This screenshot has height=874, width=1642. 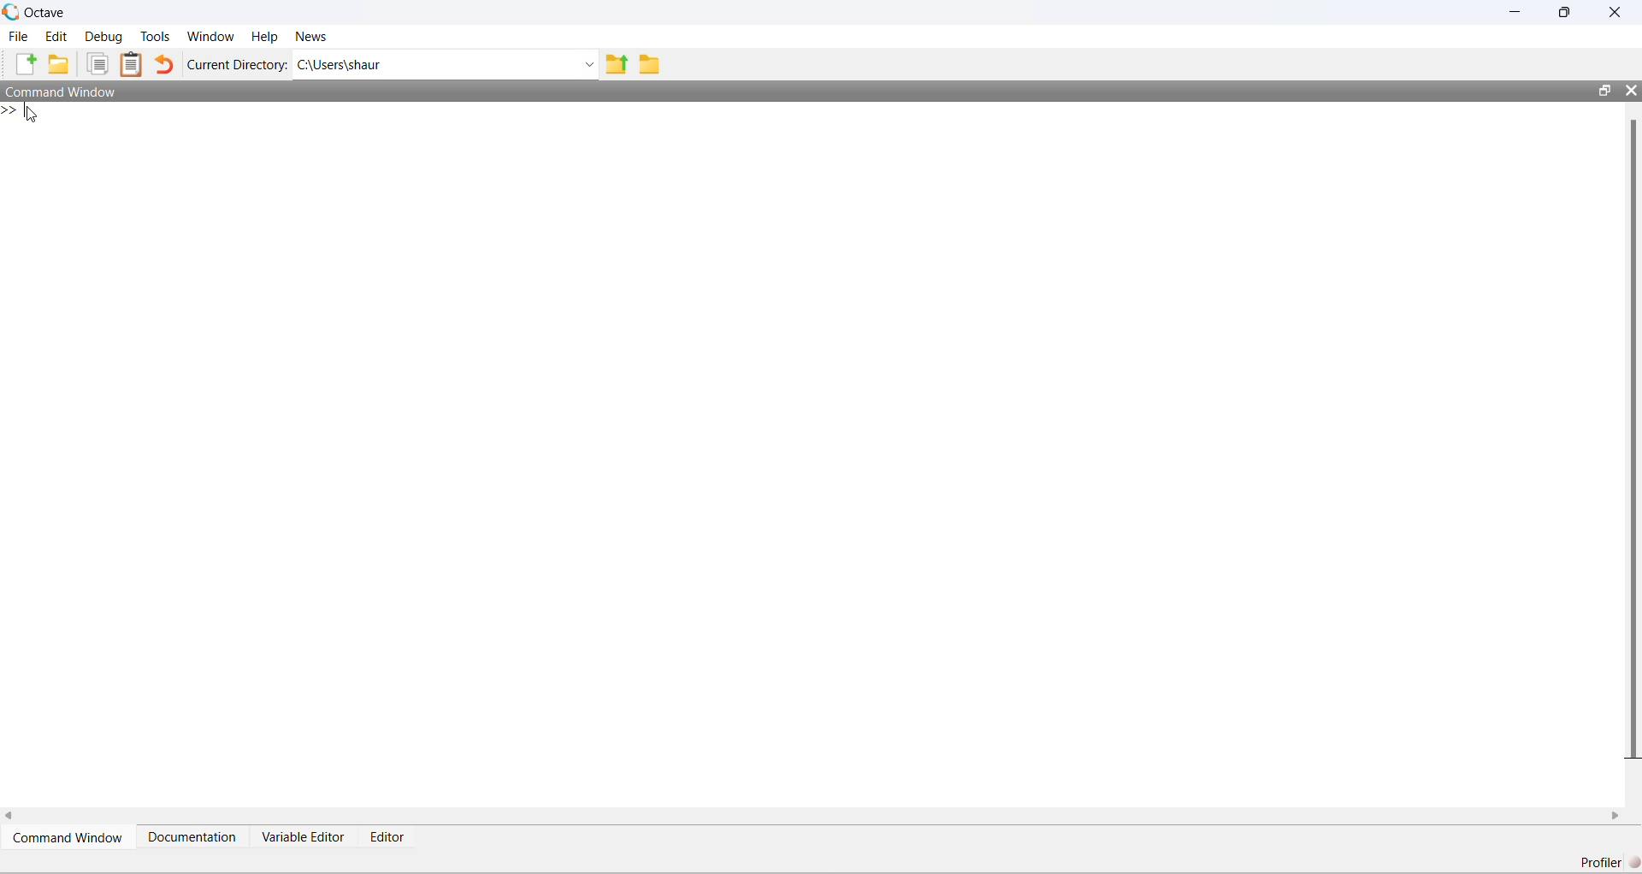 I want to click on horizontal scroll bar, so click(x=813, y=815).